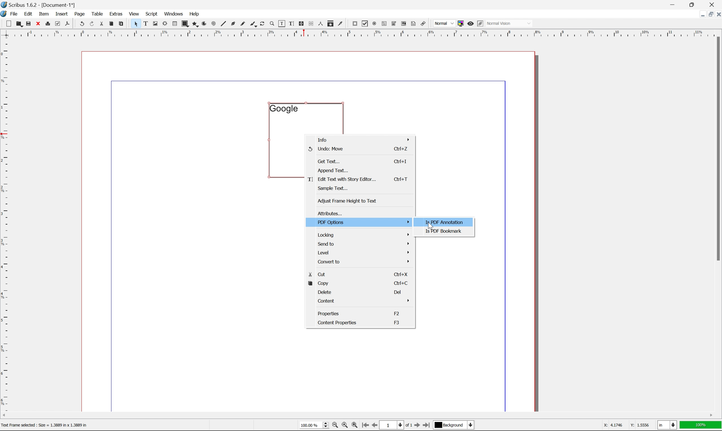 The height and width of the screenshot is (431, 722). Describe the element at coordinates (39, 23) in the screenshot. I see `close` at that location.